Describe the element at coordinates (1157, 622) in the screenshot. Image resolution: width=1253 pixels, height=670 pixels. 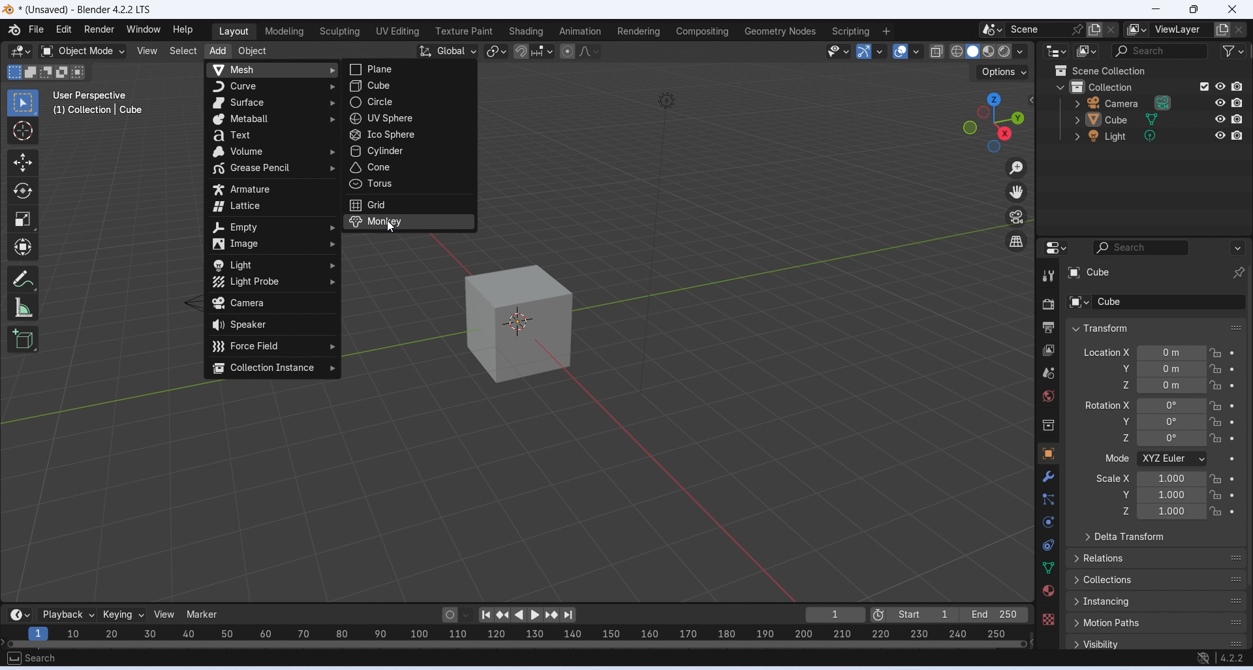
I see `motion paths` at that location.